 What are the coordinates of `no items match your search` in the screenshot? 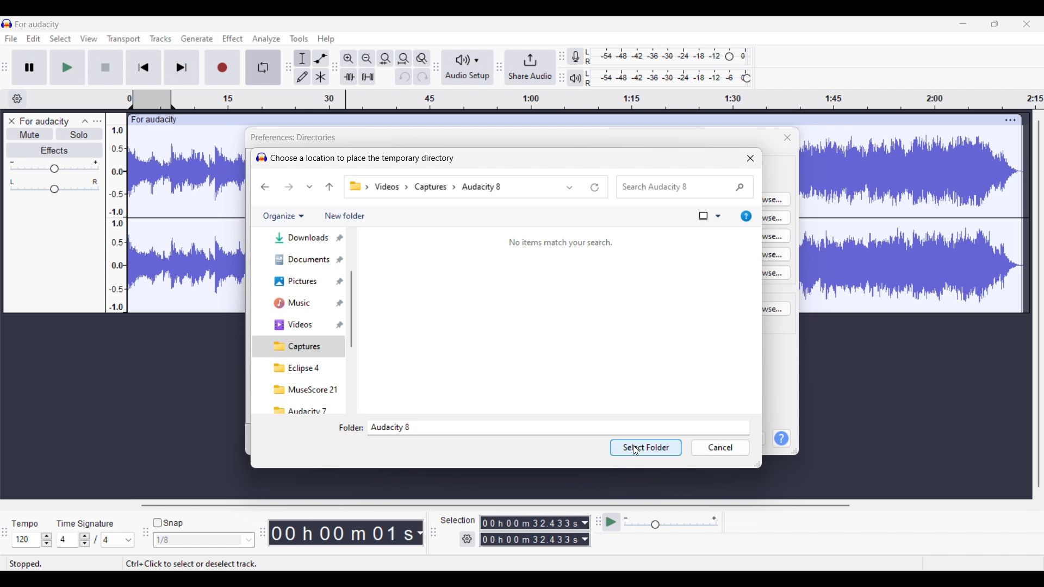 It's located at (561, 242).